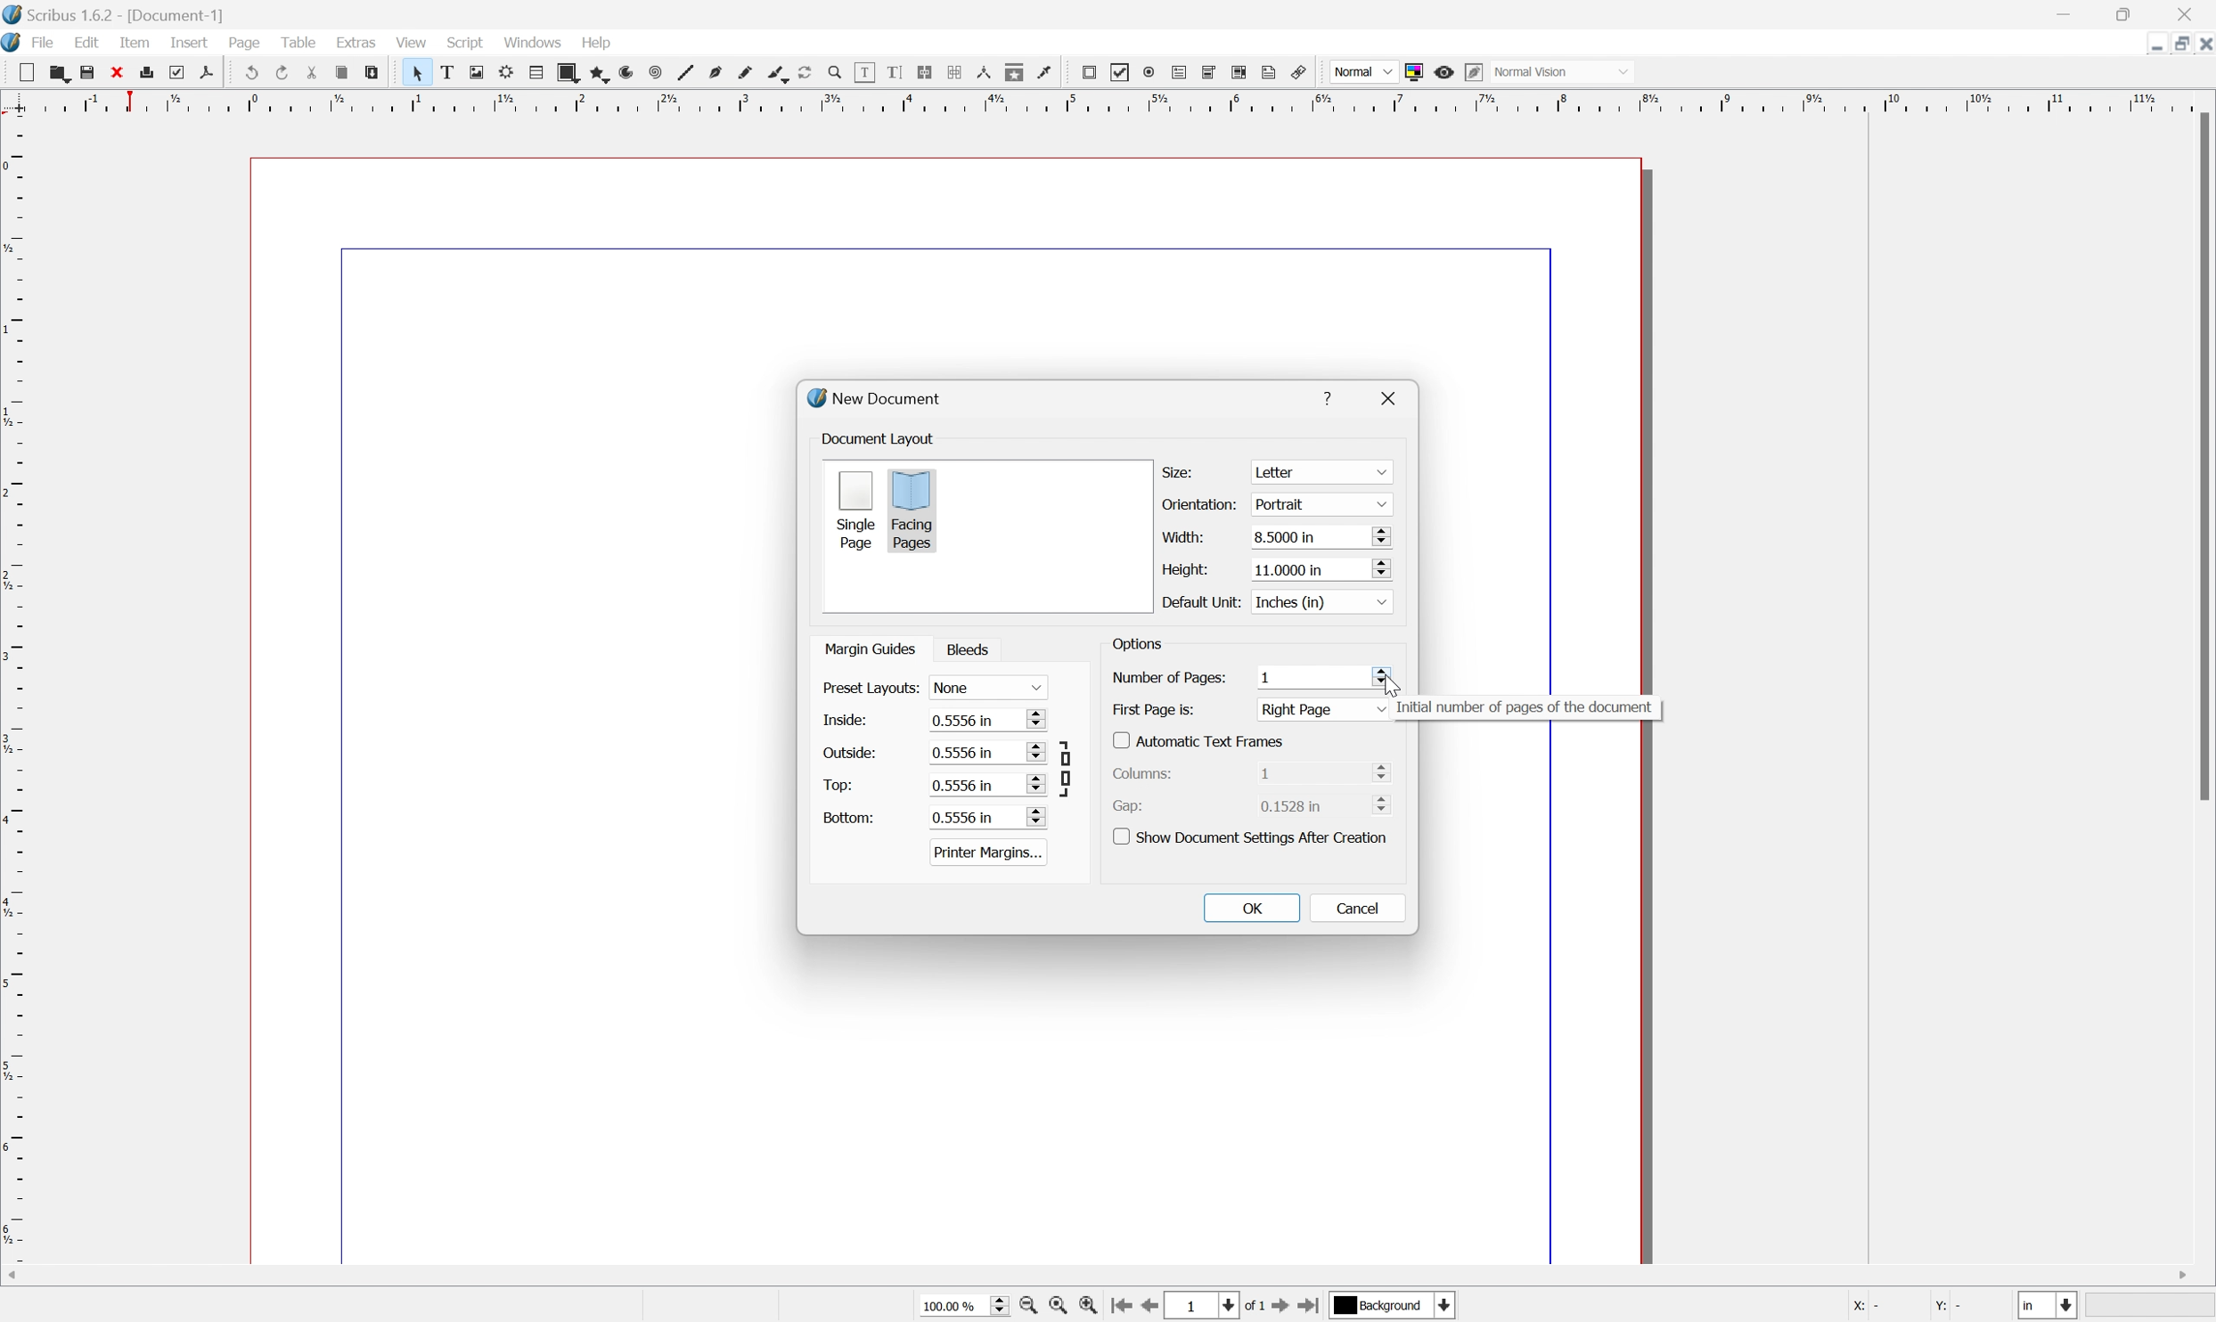 This screenshot has width=2216, height=1322. Describe the element at coordinates (123, 72) in the screenshot. I see `Close` at that location.